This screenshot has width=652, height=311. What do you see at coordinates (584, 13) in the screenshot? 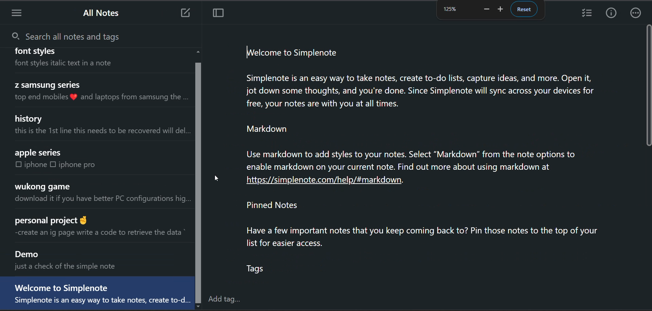
I see `insert checklist` at bounding box center [584, 13].